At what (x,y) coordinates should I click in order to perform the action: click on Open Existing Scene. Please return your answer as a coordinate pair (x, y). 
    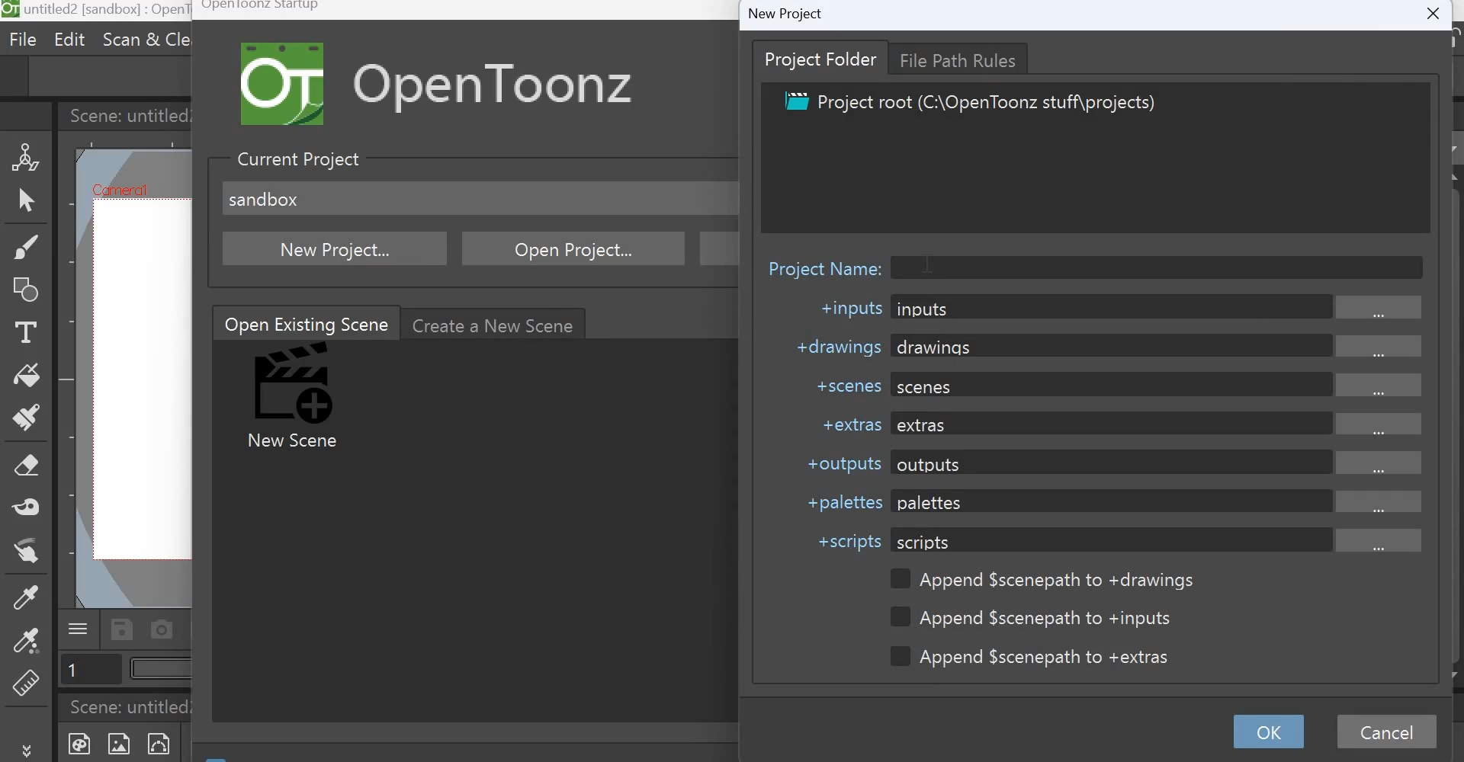
    Looking at the image, I should click on (305, 322).